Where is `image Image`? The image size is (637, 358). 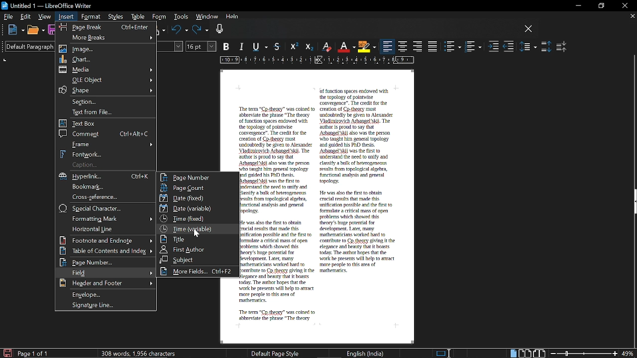
image Image is located at coordinates (107, 49).